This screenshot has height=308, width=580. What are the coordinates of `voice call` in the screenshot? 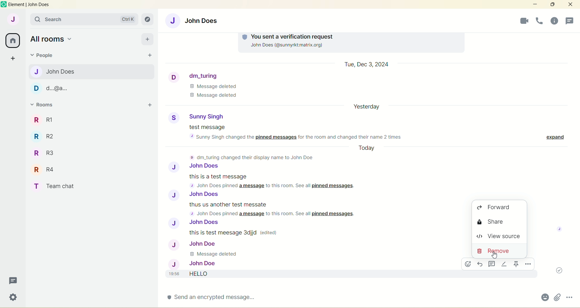 It's located at (521, 21).